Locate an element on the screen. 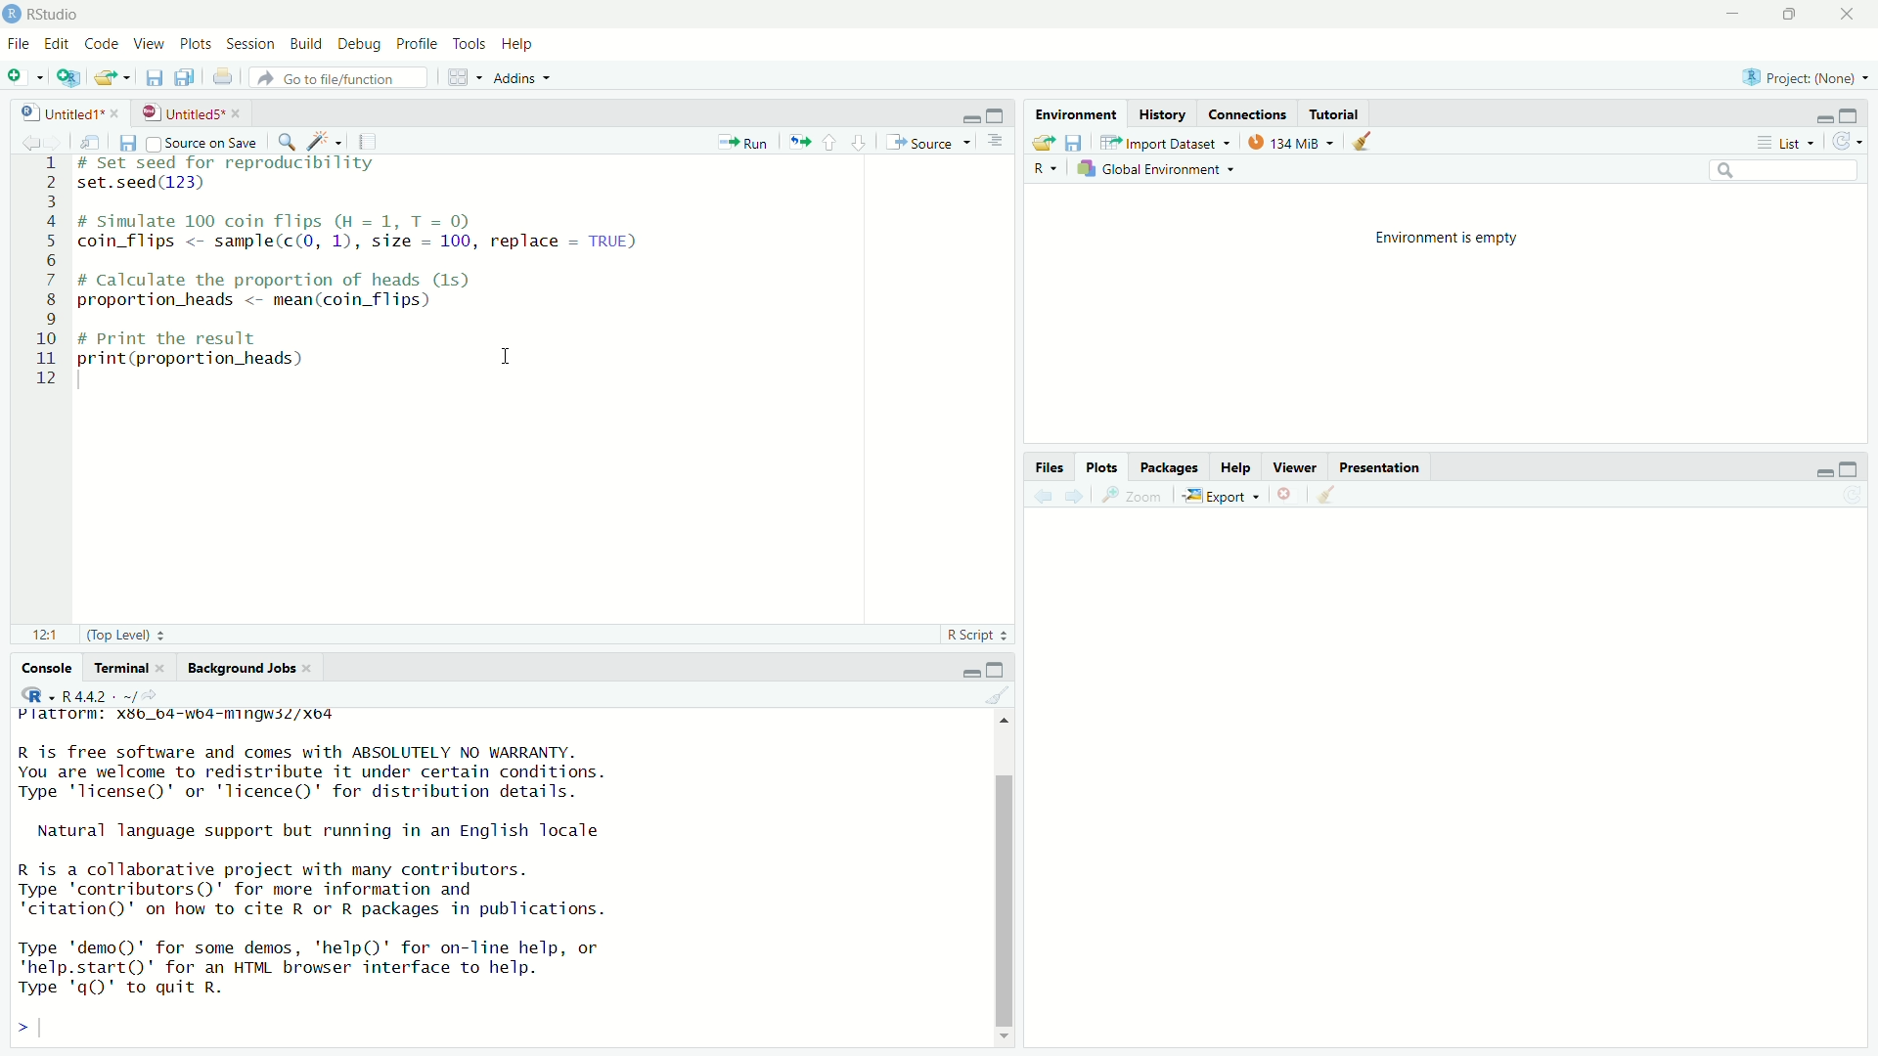 Image resolution: width=1878 pixels, height=1056 pixels. session is located at coordinates (249, 42).